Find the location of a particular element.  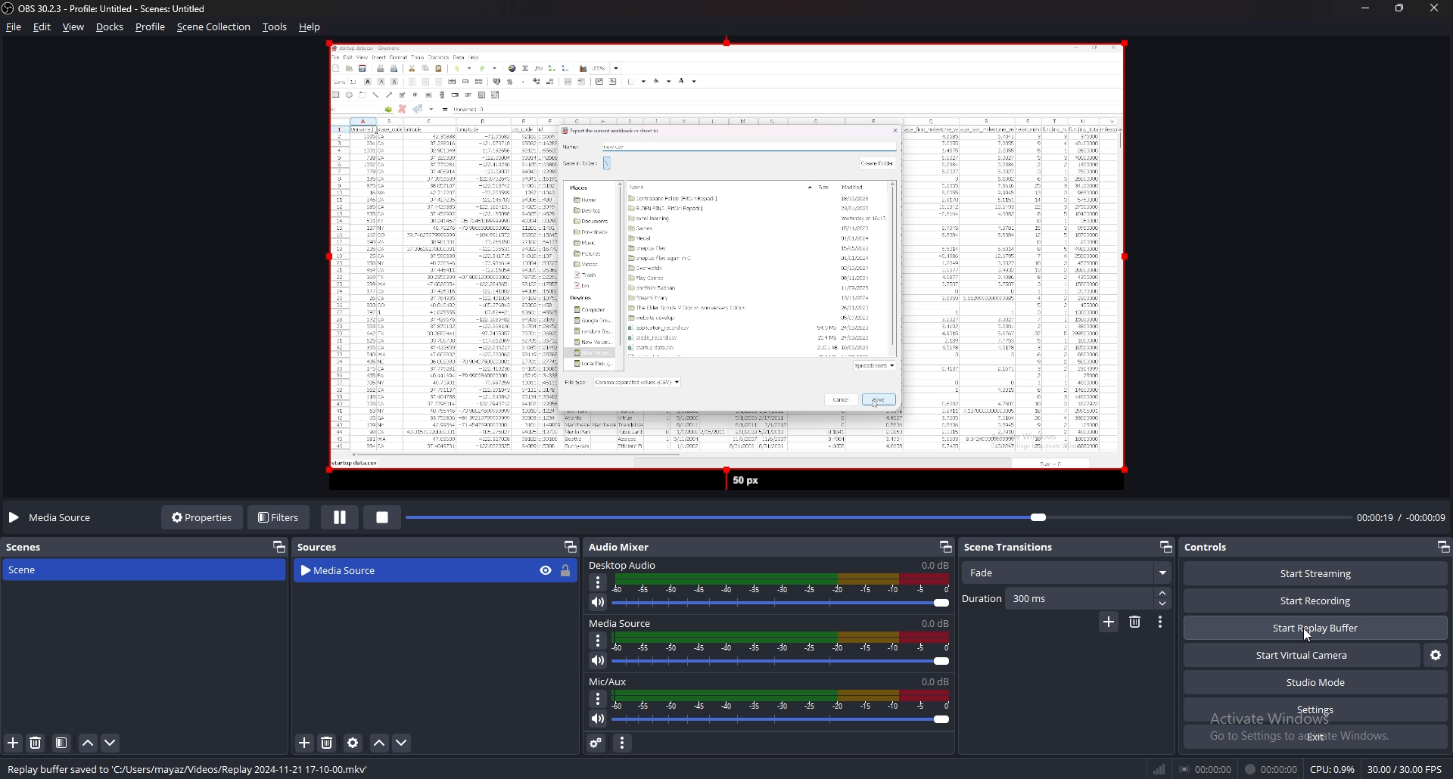

add transition is located at coordinates (1109, 622).